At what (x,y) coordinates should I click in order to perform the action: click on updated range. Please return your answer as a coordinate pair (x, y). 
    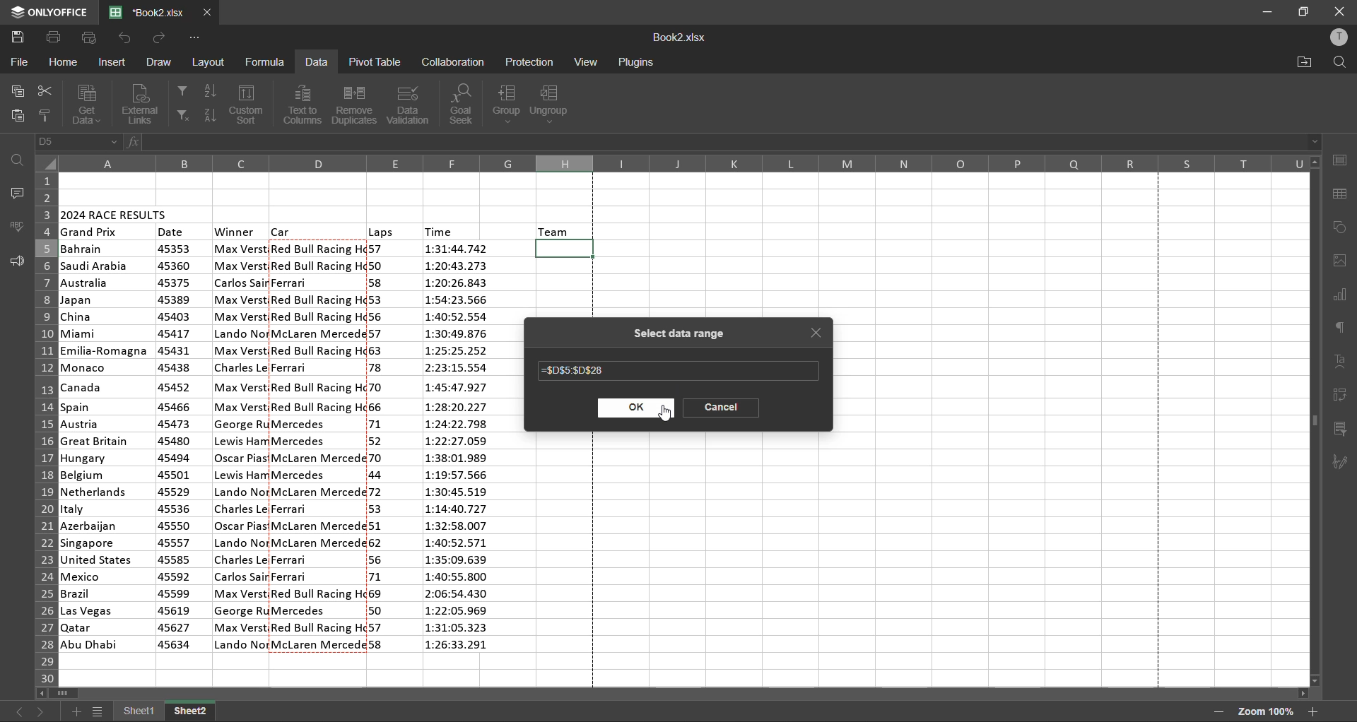
    Looking at the image, I should click on (575, 372).